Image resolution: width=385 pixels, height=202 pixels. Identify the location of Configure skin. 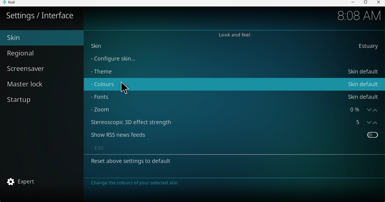
(221, 59).